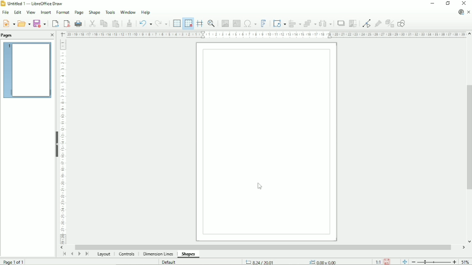  What do you see at coordinates (31, 12) in the screenshot?
I see `View` at bounding box center [31, 12].